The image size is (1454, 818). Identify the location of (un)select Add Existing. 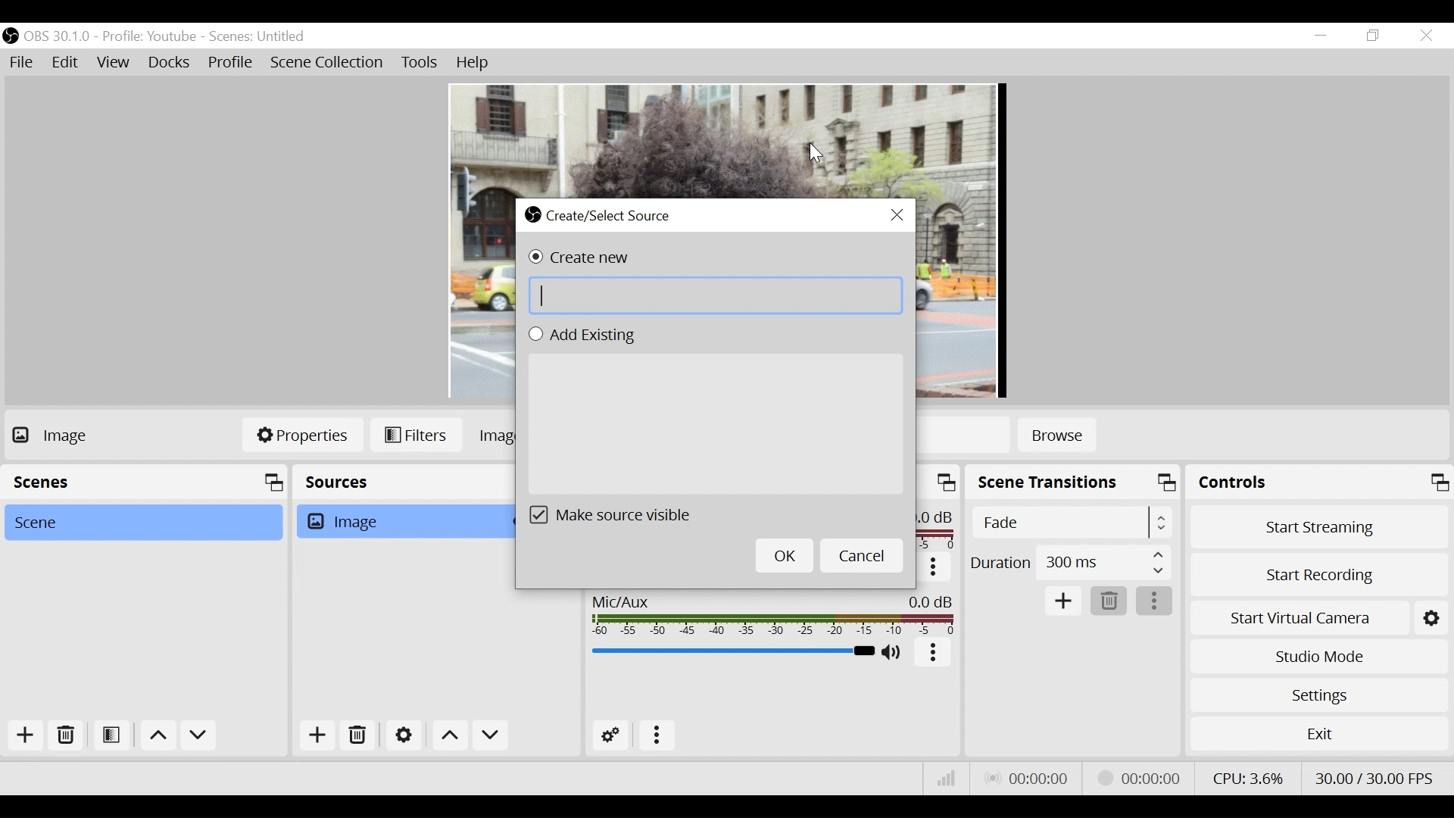
(580, 335).